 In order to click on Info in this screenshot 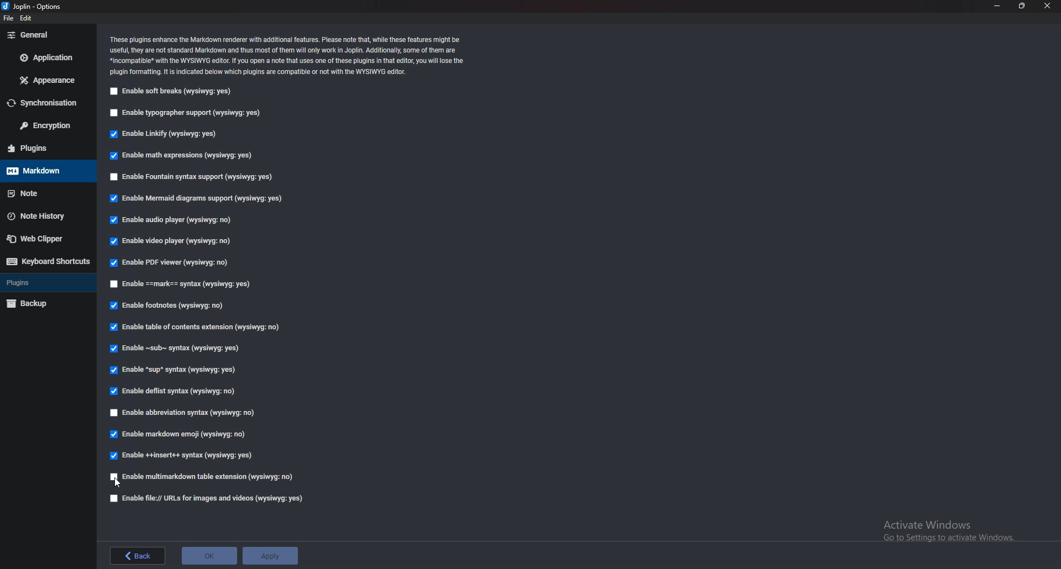, I will do `click(288, 55)`.